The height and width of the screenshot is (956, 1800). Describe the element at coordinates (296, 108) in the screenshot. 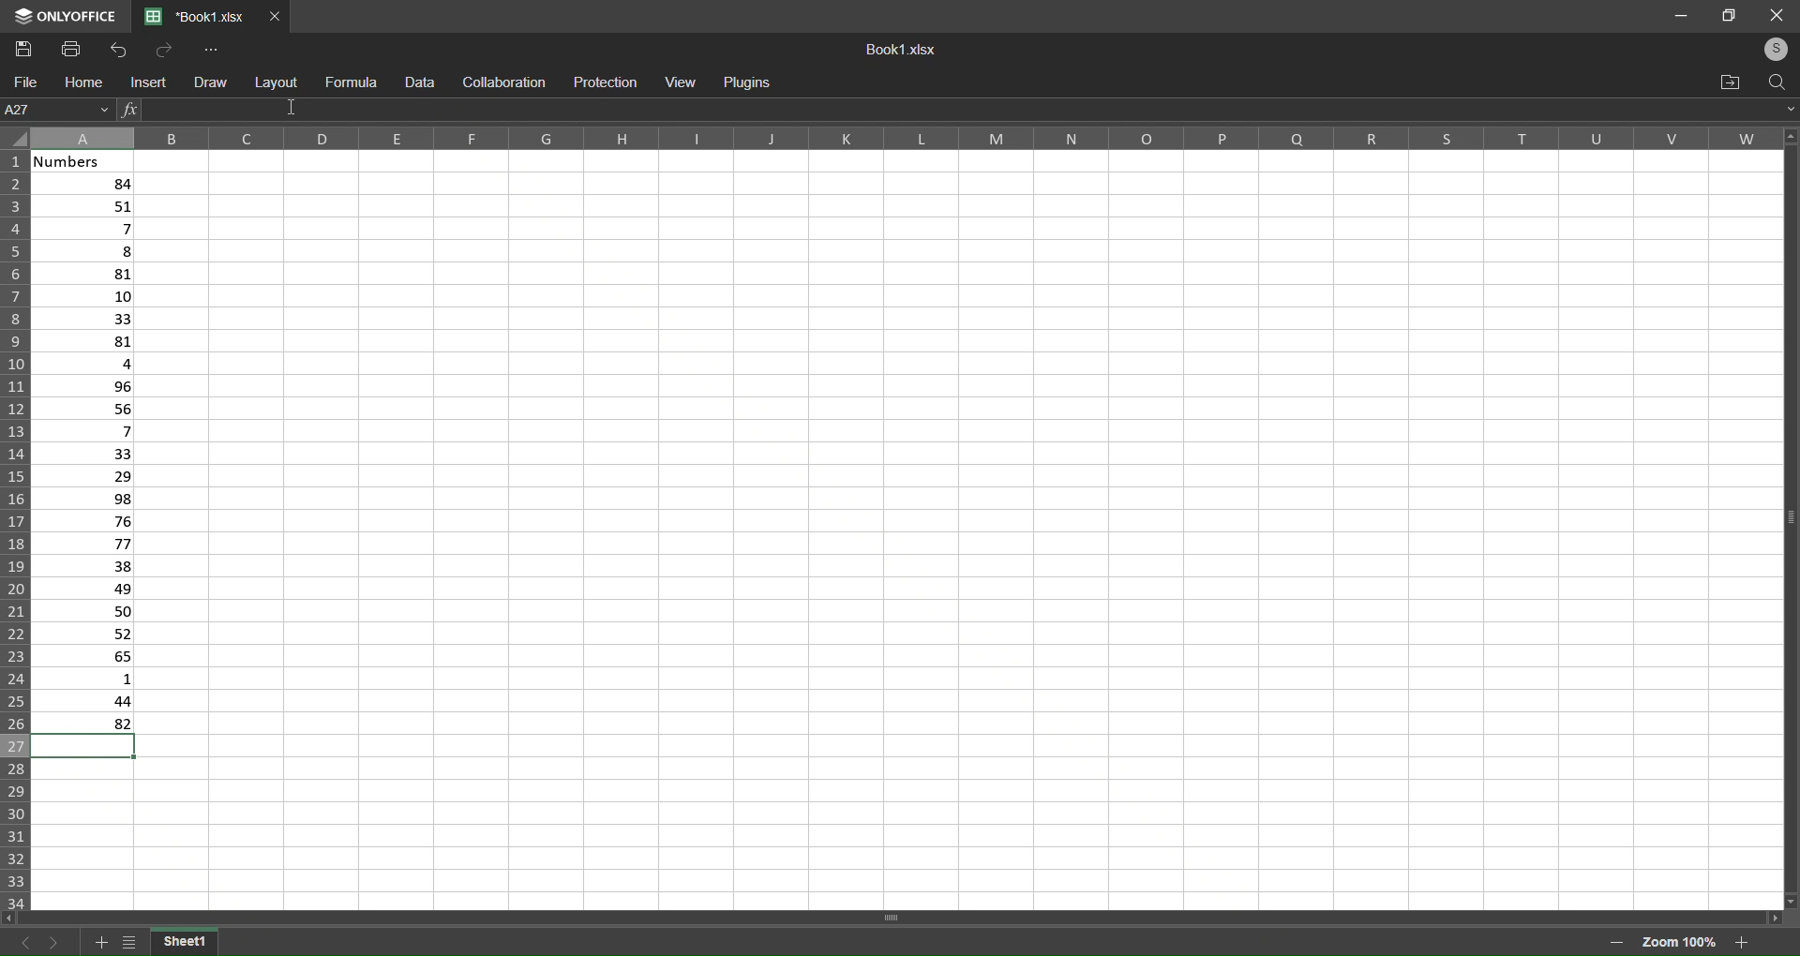

I see `cursor` at that location.